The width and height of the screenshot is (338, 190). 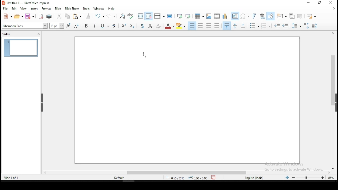 What do you see at coordinates (18, 17) in the screenshot?
I see `open` at bounding box center [18, 17].